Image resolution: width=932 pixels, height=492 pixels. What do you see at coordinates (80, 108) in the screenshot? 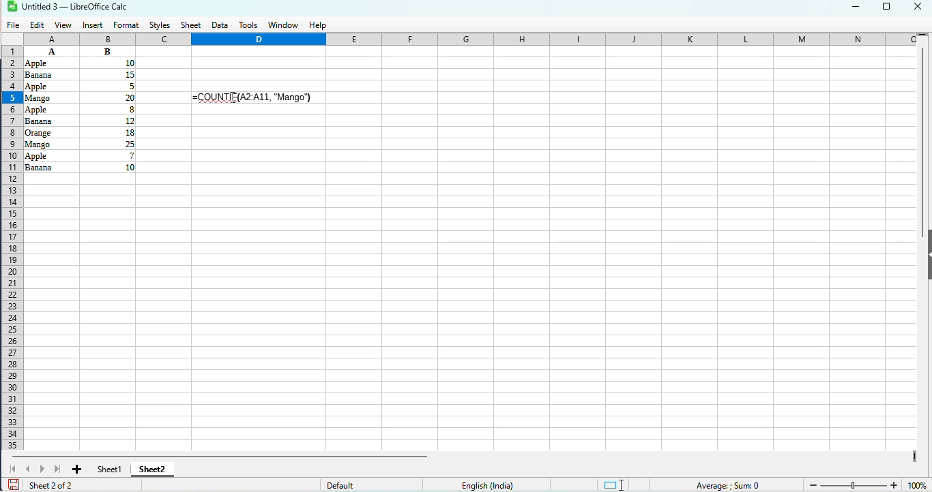
I see `data` at bounding box center [80, 108].